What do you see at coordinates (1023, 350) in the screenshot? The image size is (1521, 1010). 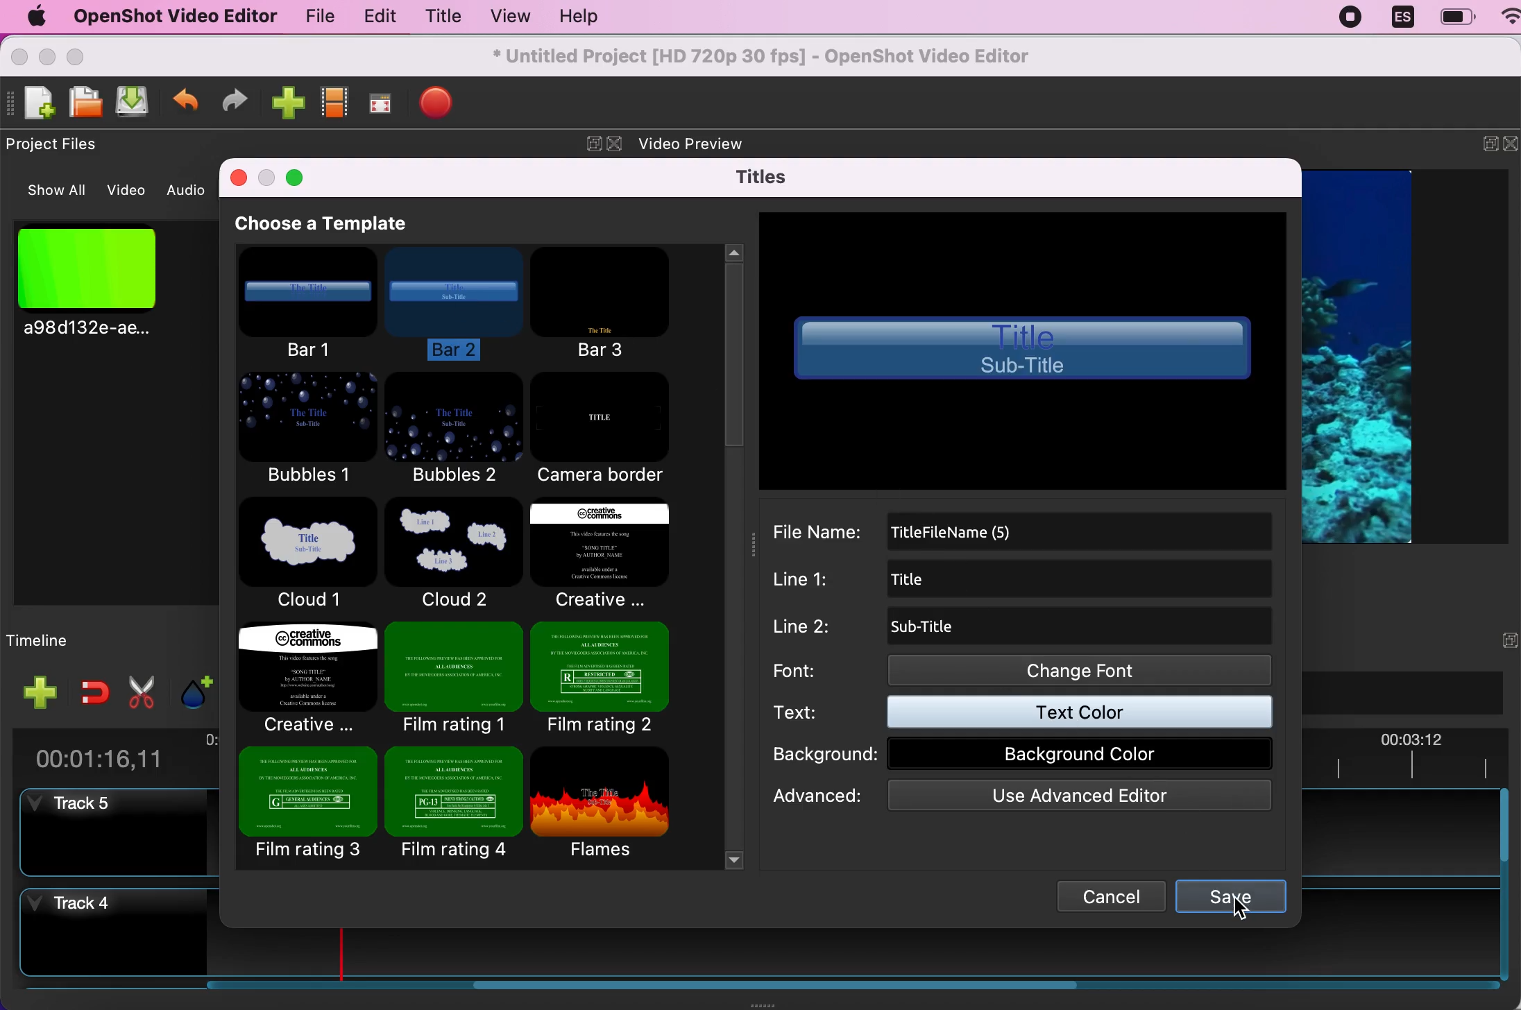 I see `bar 2 title` at bounding box center [1023, 350].